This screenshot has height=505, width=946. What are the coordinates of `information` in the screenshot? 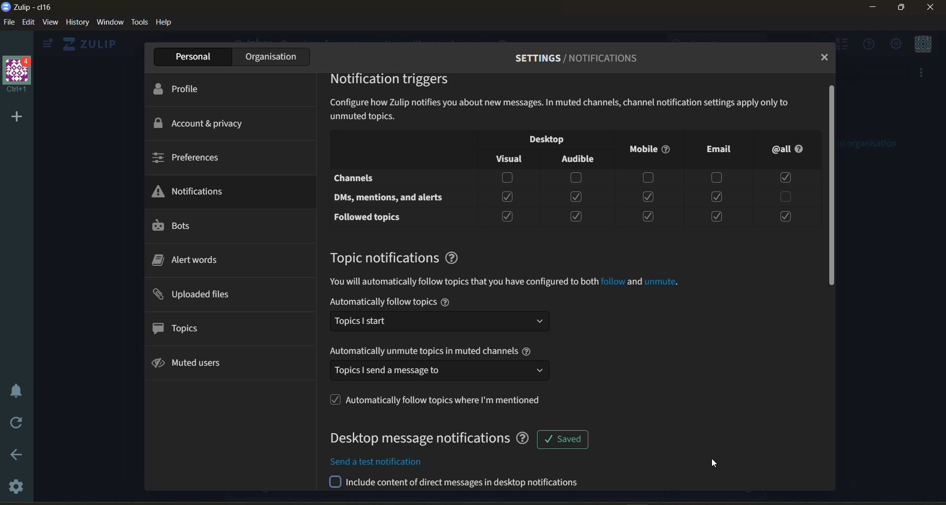 It's located at (568, 109).